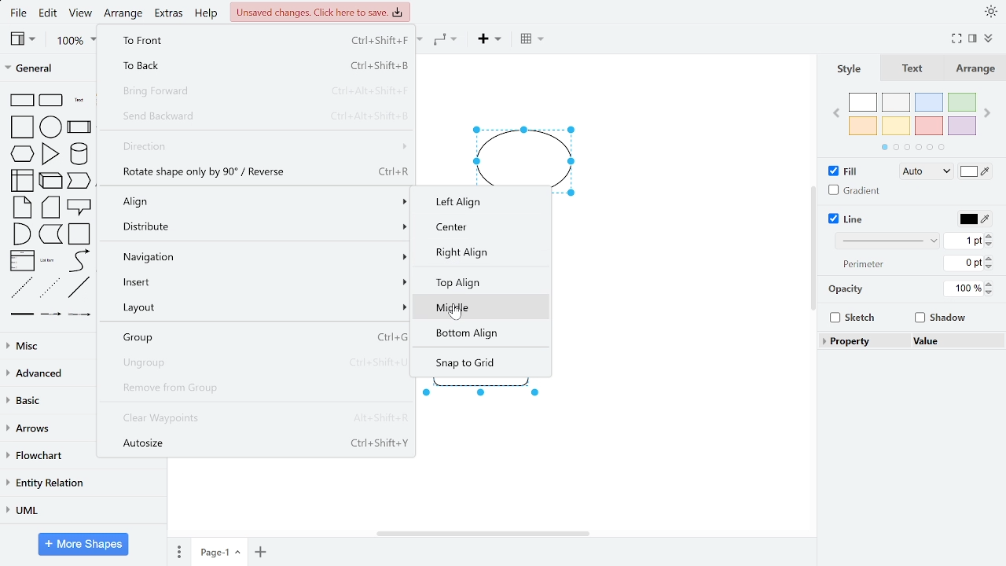 The image size is (1006, 566). Describe the element at coordinates (23, 317) in the screenshot. I see `link` at that location.